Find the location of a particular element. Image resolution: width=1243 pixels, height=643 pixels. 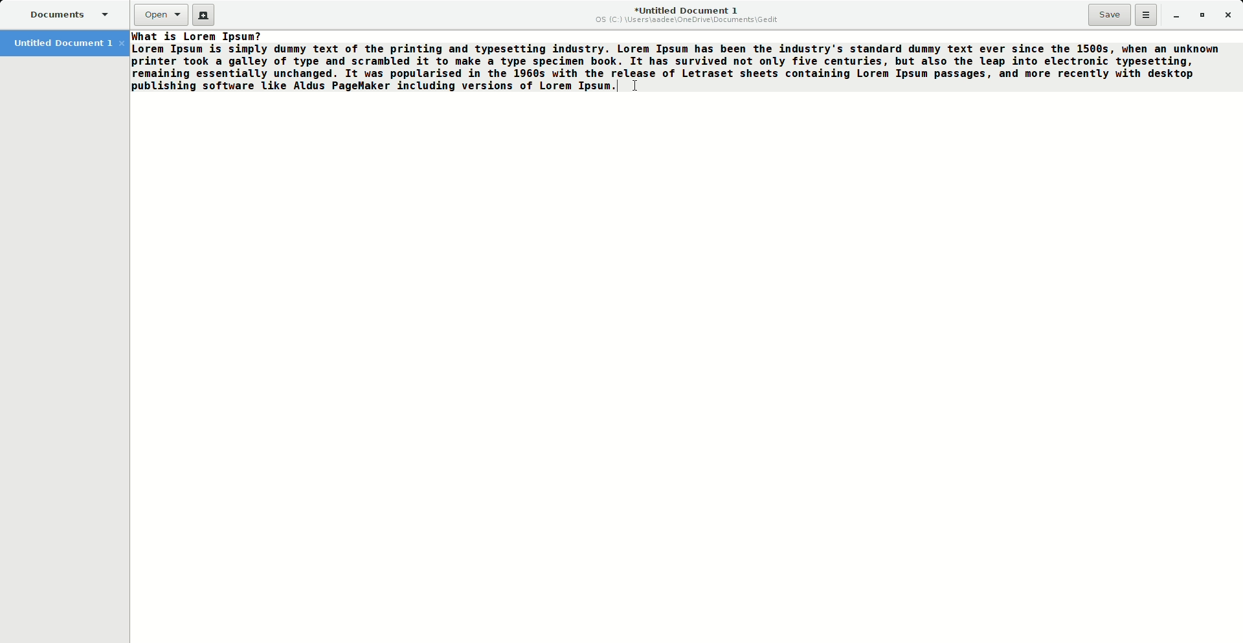

Filler text is located at coordinates (676, 61).